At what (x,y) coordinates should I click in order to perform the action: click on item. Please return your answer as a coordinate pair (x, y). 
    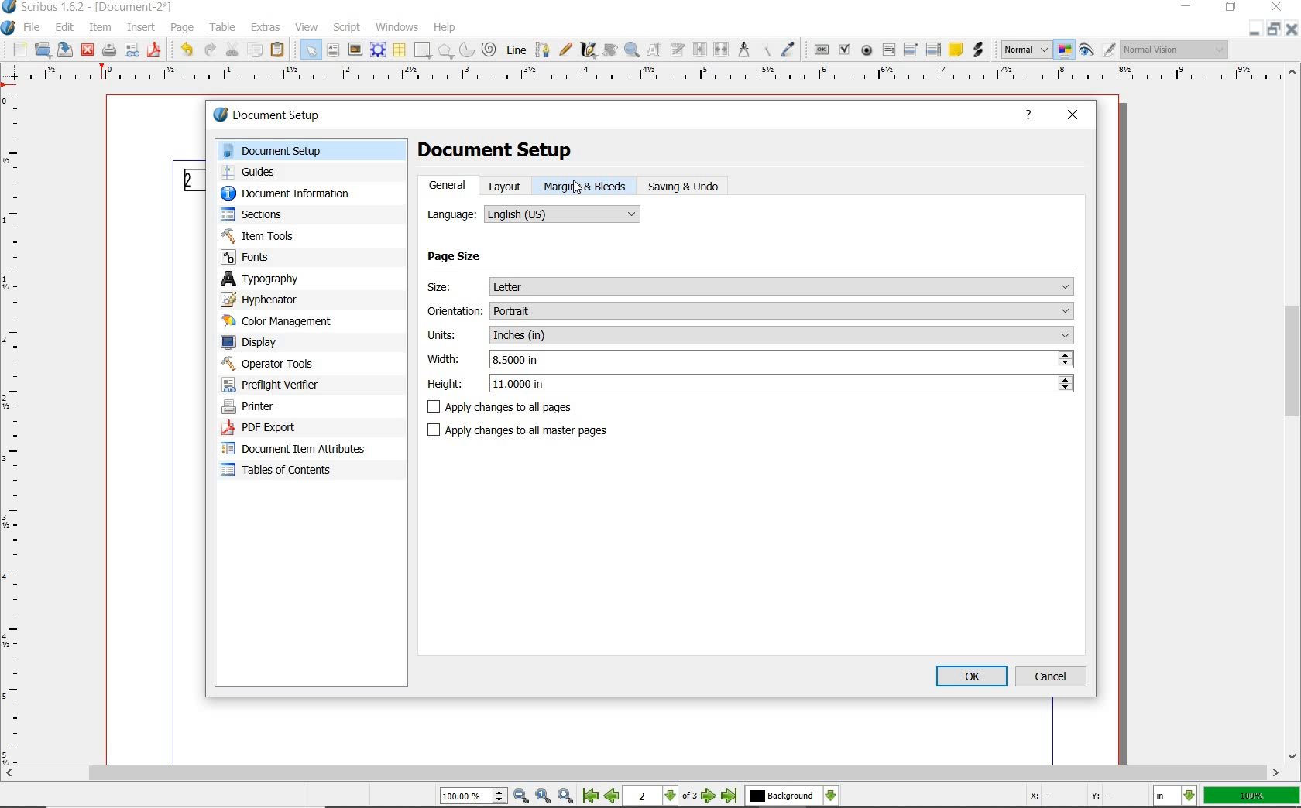
    Looking at the image, I should click on (100, 28).